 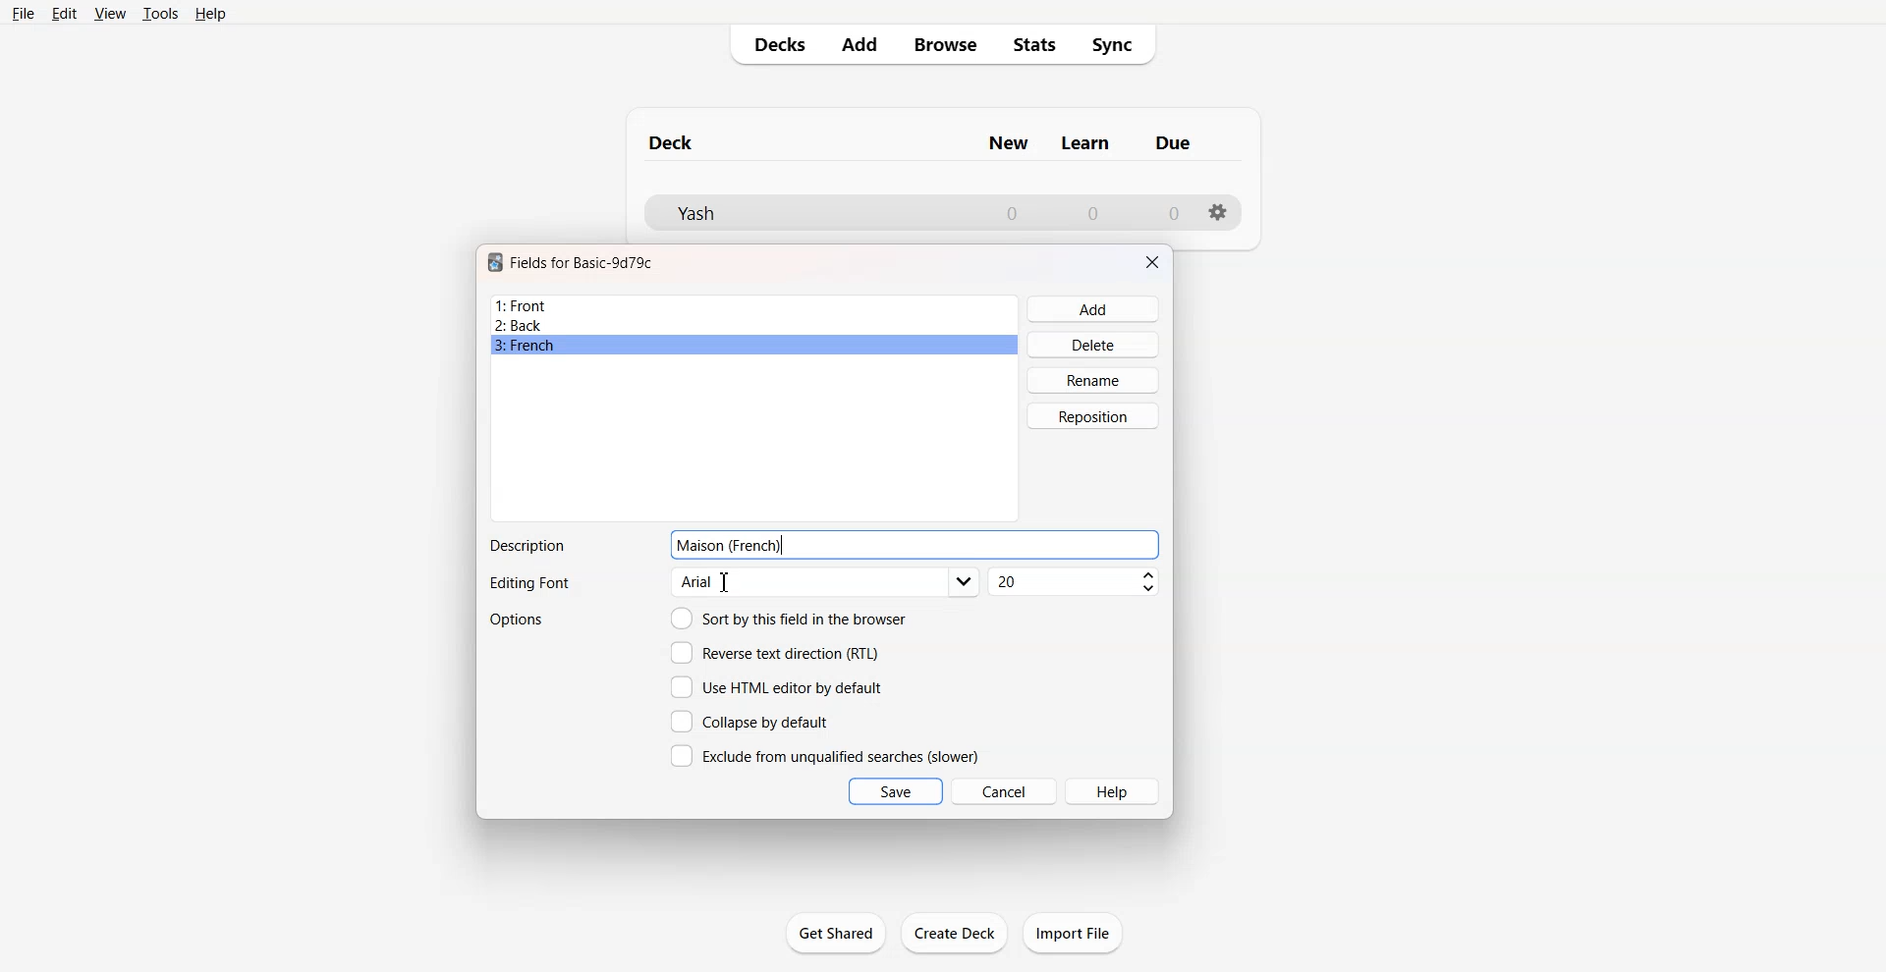 I want to click on Add, so click(x=1094, y=309).